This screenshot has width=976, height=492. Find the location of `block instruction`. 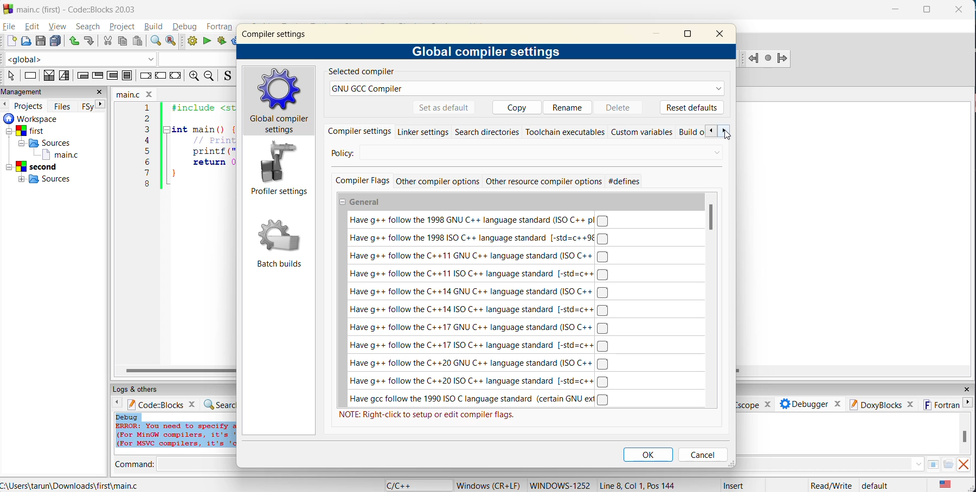

block instruction is located at coordinates (127, 76).